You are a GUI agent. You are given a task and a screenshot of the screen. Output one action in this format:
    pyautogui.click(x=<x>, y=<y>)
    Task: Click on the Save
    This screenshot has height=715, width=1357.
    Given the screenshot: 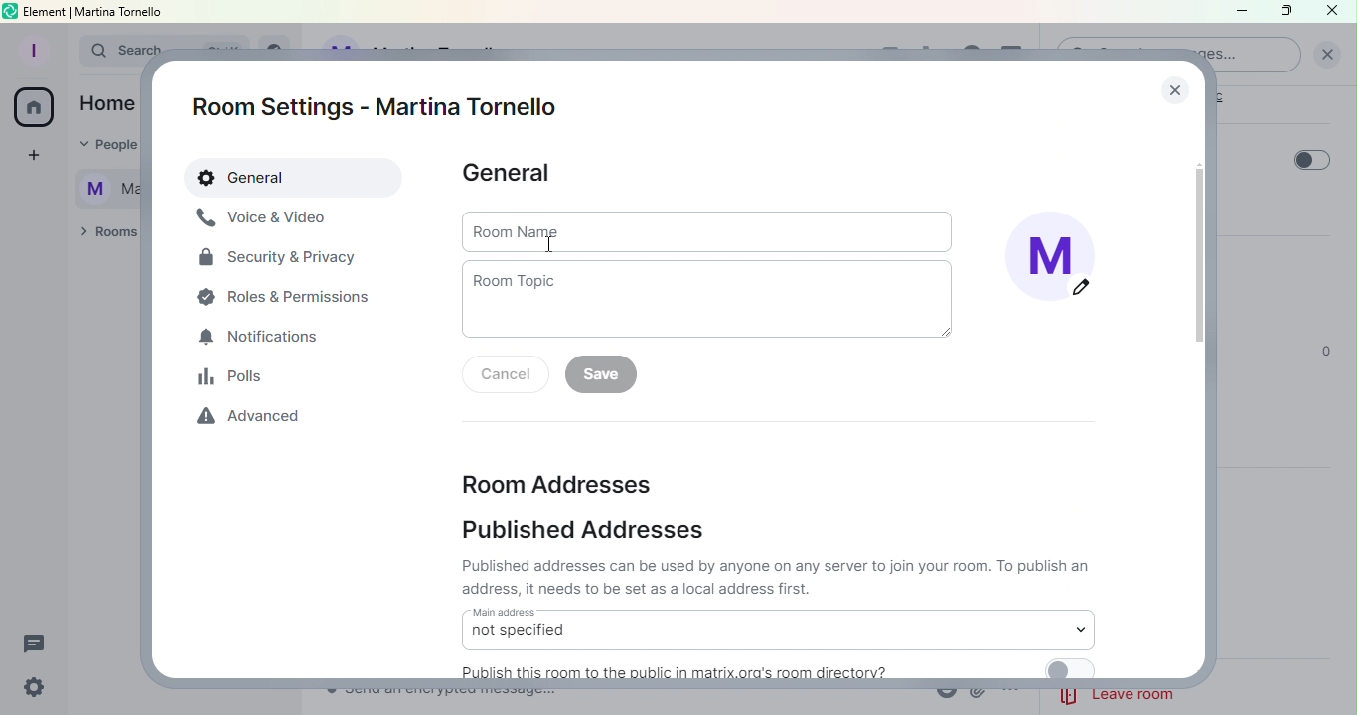 What is the action you would take?
    pyautogui.click(x=616, y=377)
    